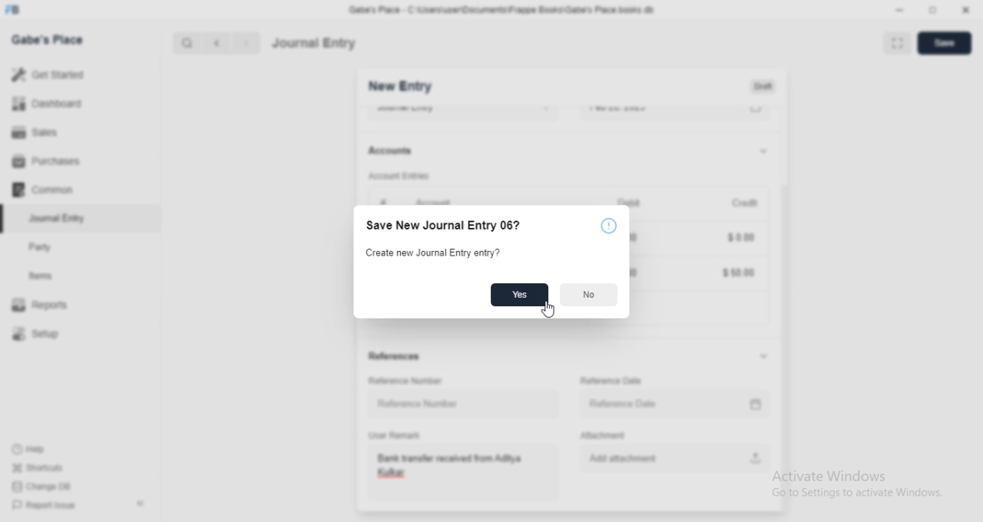  I want to click on Create new Journal Entry entry?, so click(432, 254).